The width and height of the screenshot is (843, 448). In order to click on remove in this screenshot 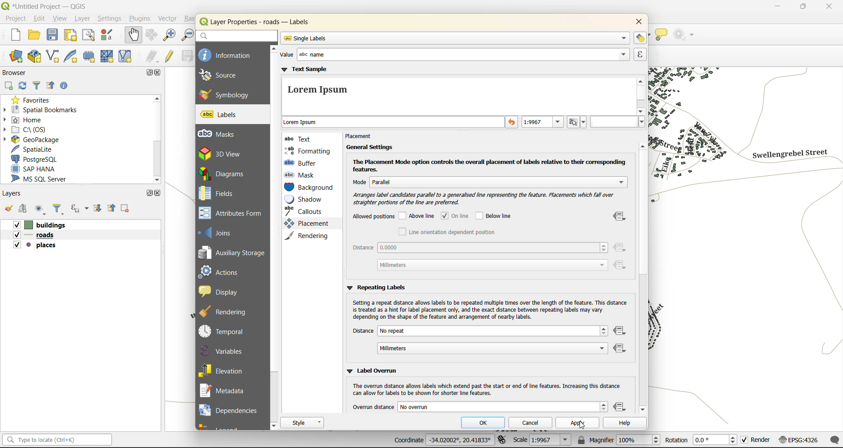, I will do `click(124, 210)`.